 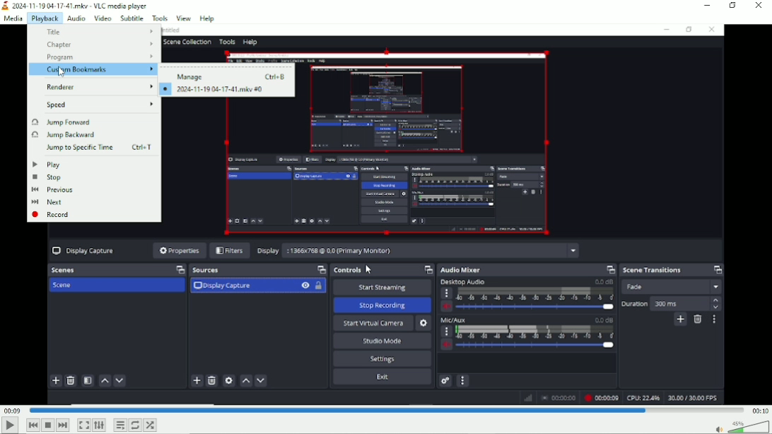 I want to click on Stop playlist, so click(x=48, y=426).